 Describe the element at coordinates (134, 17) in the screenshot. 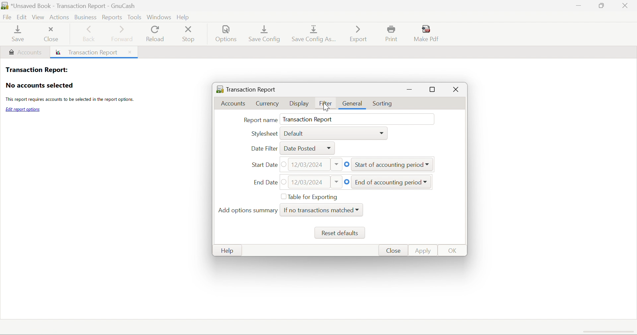

I see `Tools` at that location.